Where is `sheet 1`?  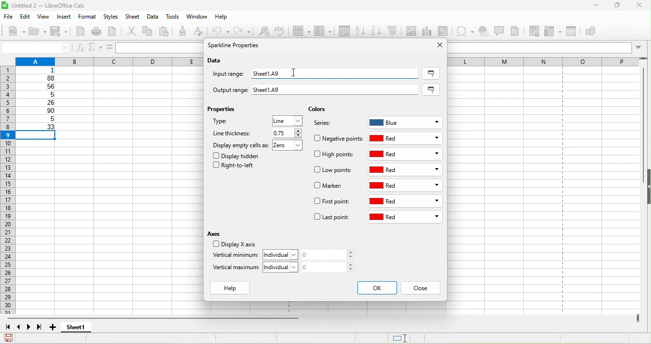
sheet 1 is located at coordinates (84, 328).